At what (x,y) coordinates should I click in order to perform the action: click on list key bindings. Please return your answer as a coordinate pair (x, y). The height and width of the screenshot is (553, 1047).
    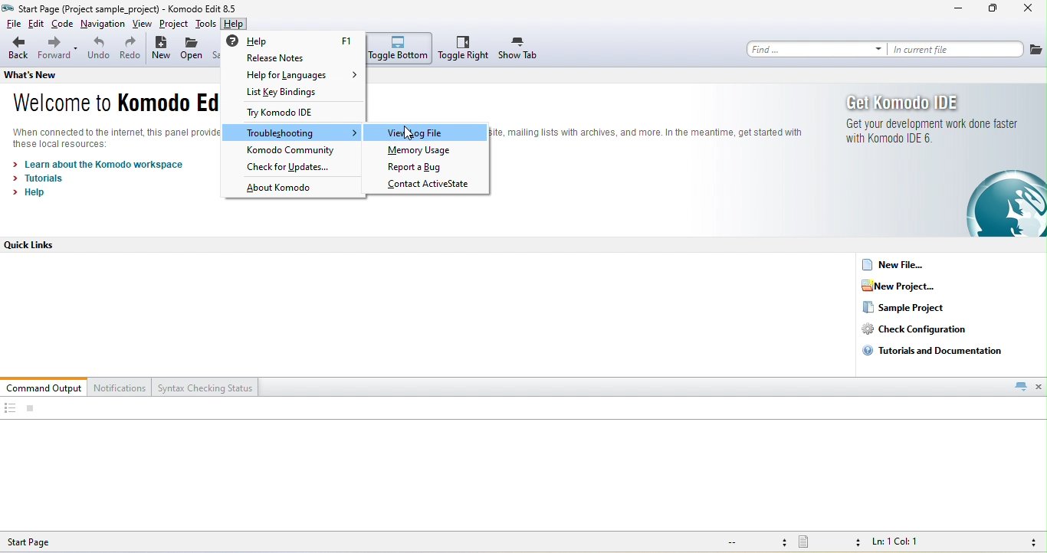
    Looking at the image, I should click on (297, 93).